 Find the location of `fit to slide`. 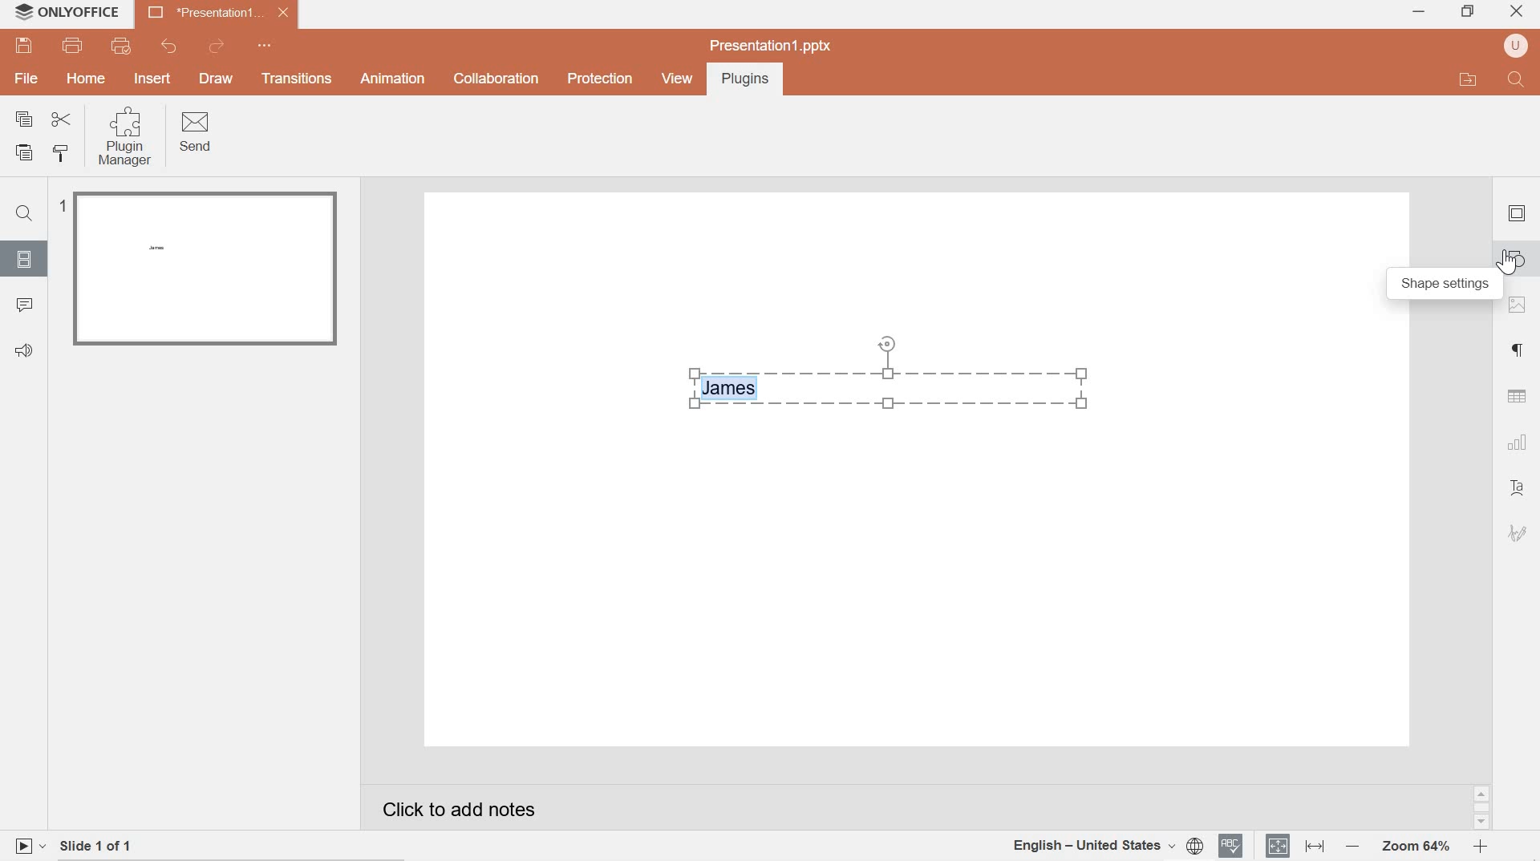

fit to slide is located at coordinates (1278, 846).